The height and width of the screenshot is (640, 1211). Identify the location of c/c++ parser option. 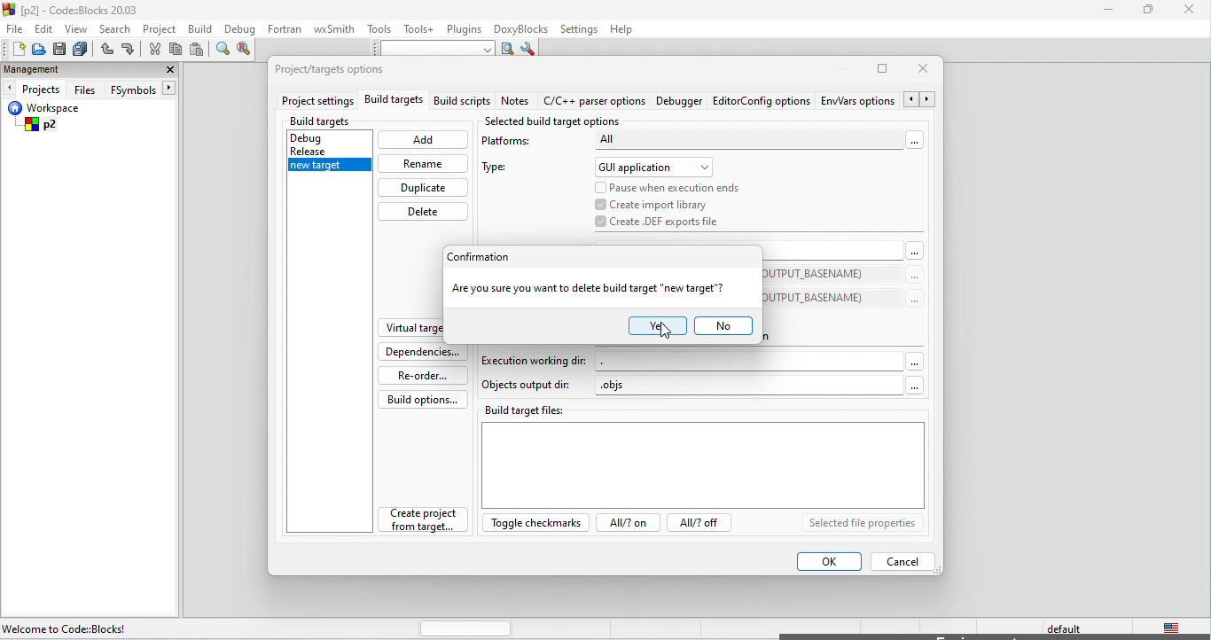
(594, 102).